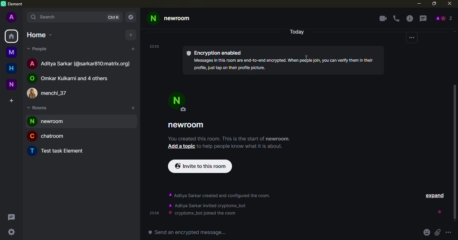  What do you see at coordinates (57, 151) in the screenshot?
I see `Test task Element` at bounding box center [57, 151].